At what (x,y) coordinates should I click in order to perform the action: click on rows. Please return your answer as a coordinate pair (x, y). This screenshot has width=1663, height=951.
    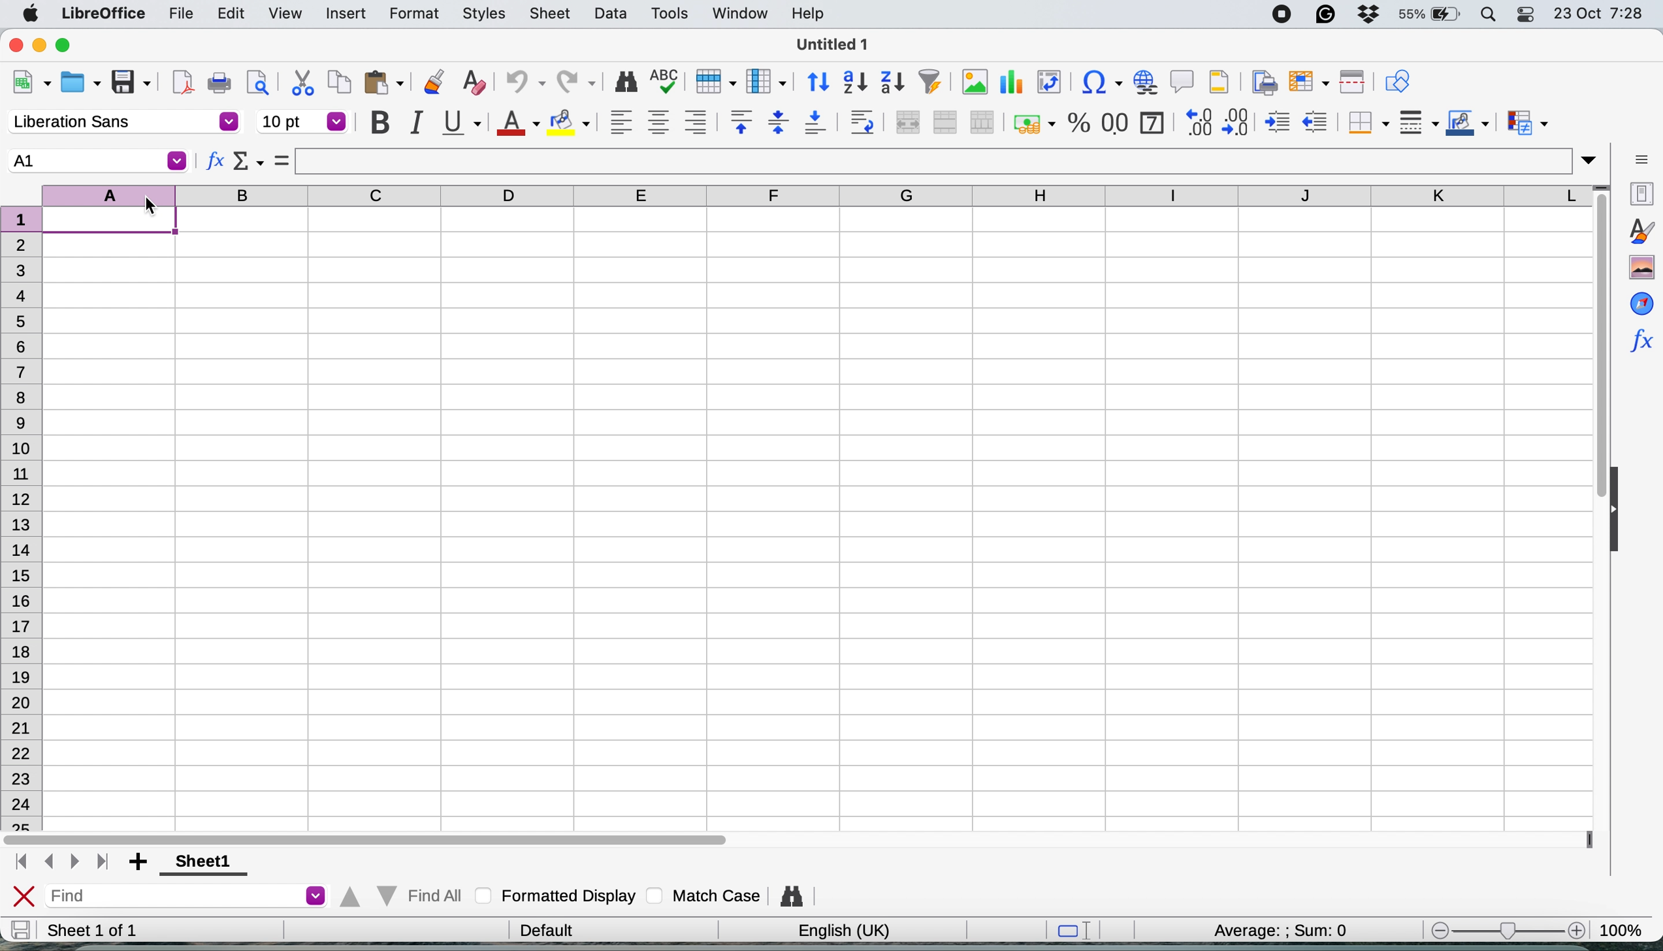
    Looking at the image, I should click on (25, 515).